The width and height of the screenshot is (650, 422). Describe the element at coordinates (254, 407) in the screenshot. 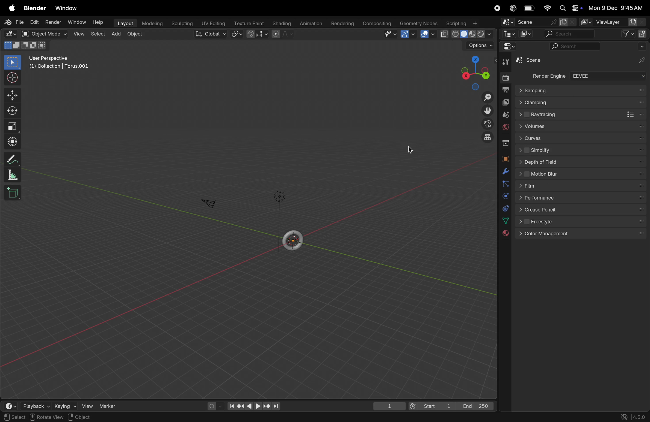

I see `play back controls` at that location.